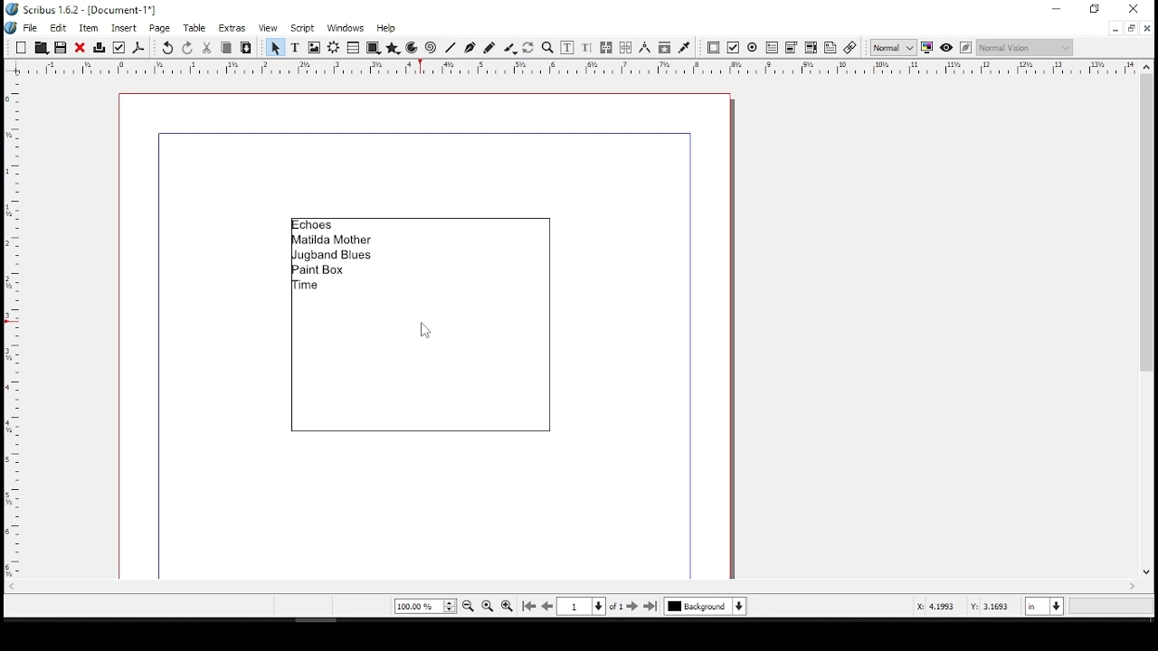  What do you see at coordinates (644, 48) in the screenshot?
I see `measurements` at bounding box center [644, 48].